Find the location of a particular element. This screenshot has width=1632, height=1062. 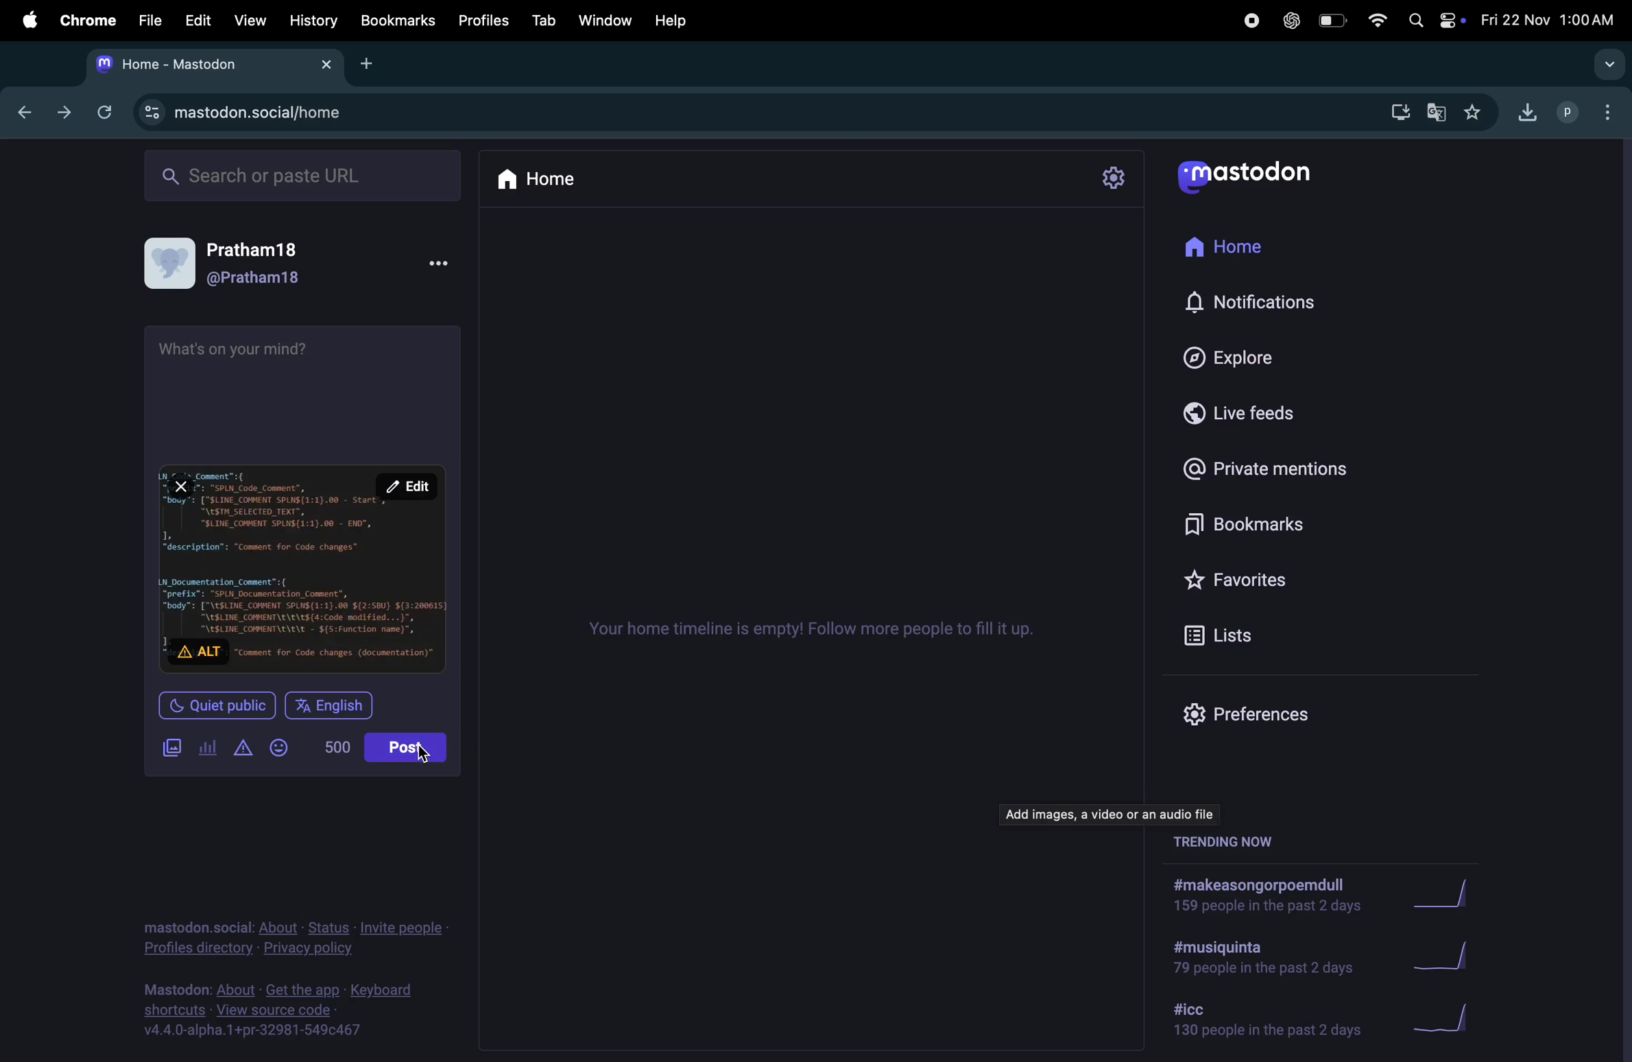

searchtabs is located at coordinates (1605, 67).